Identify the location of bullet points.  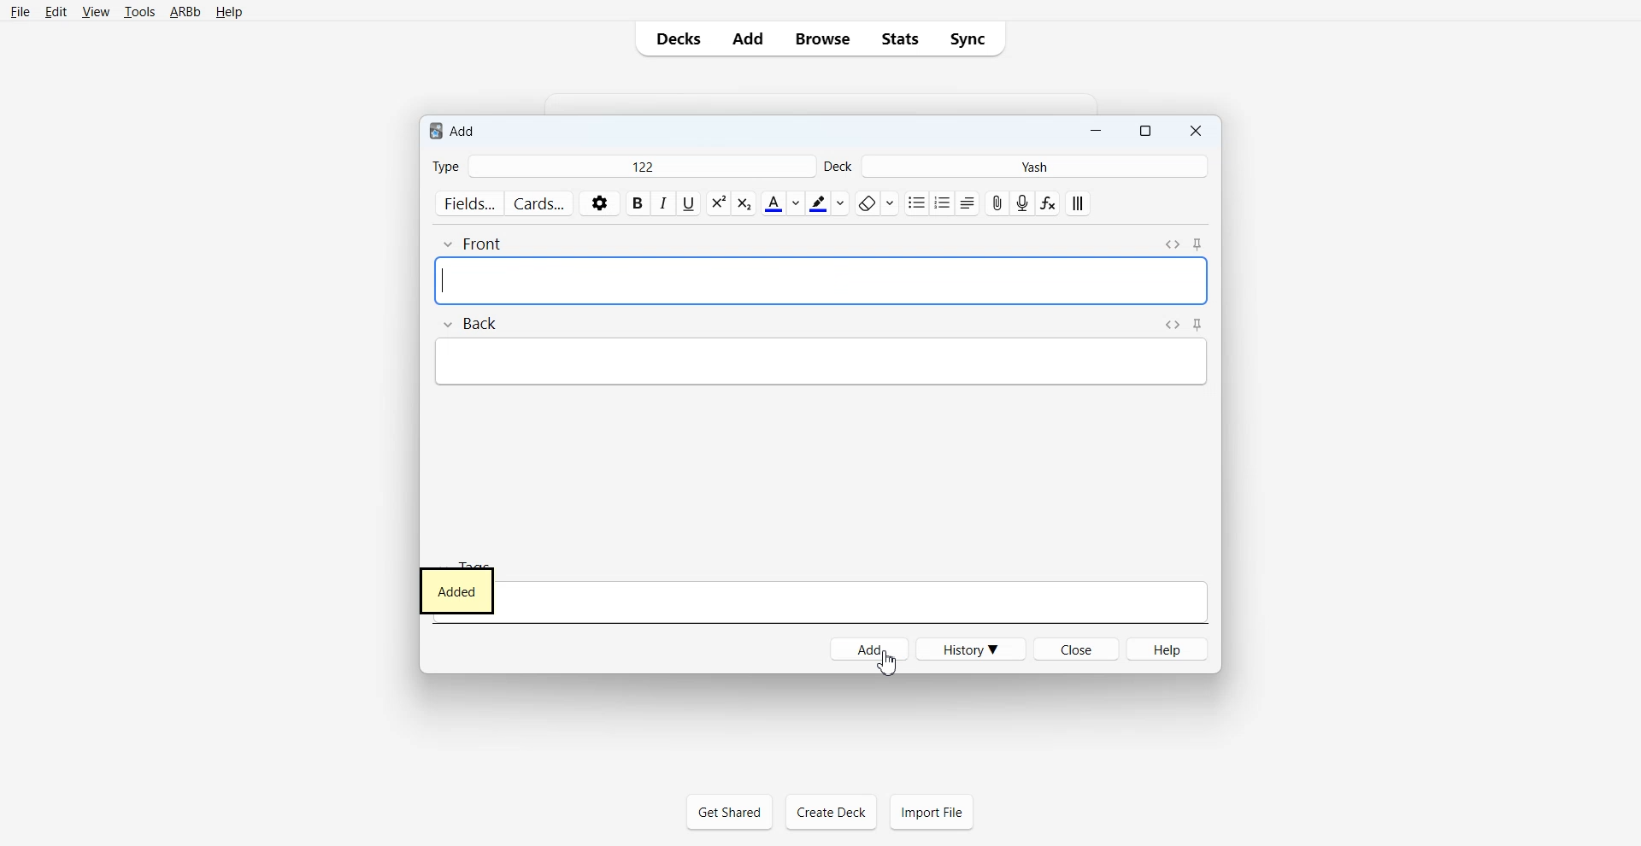
(938, 200).